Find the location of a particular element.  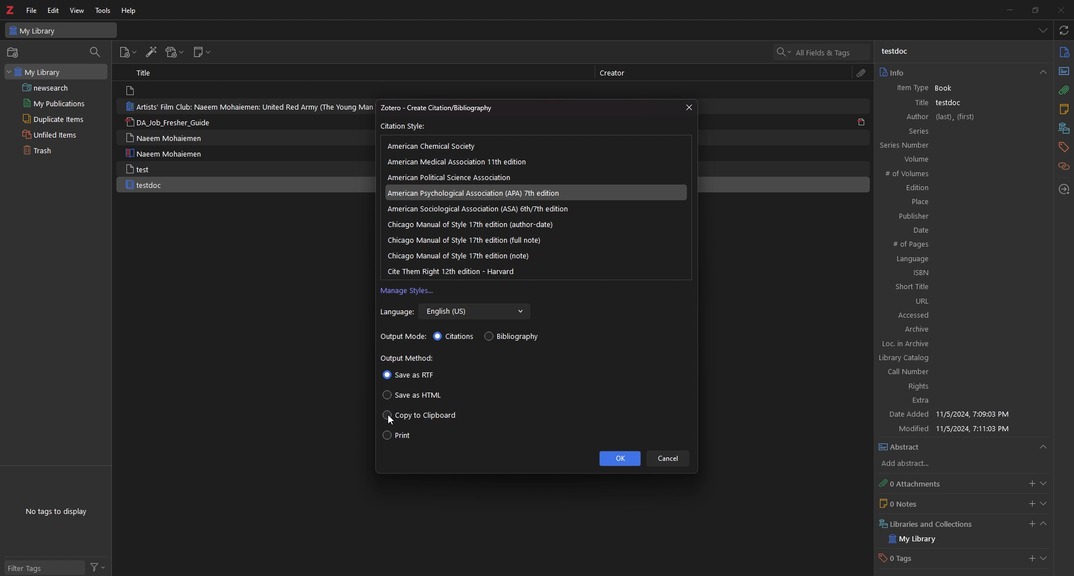

testdoc is located at coordinates (950, 102).